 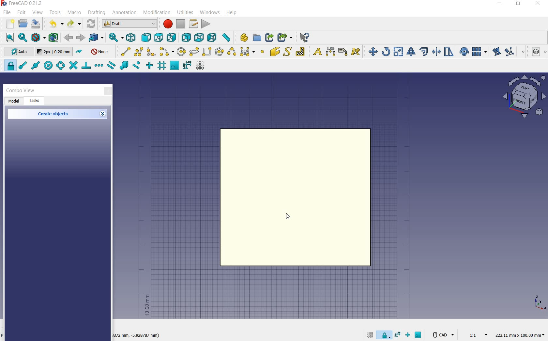 What do you see at coordinates (69, 38) in the screenshot?
I see `back` at bounding box center [69, 38].